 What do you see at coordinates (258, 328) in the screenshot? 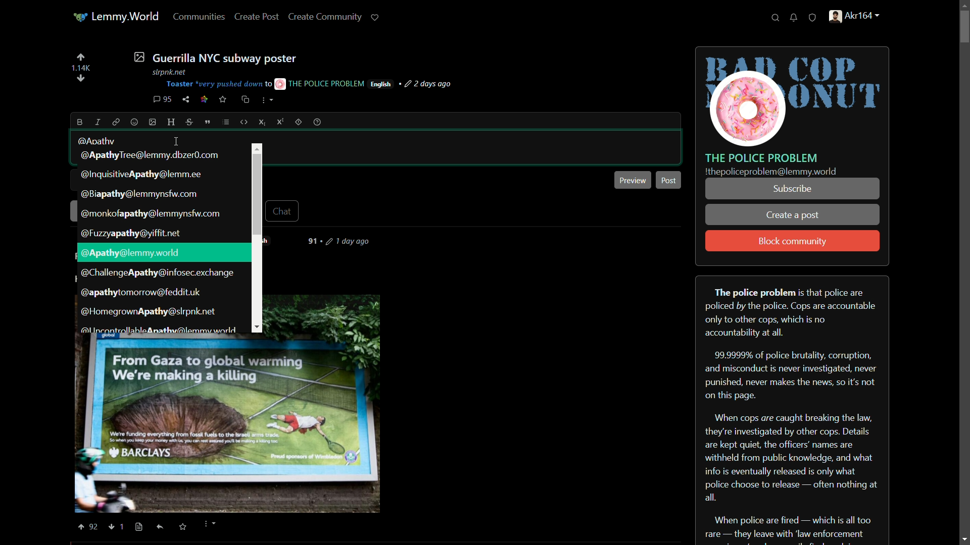
I see `` at bounding box center [258, 328].